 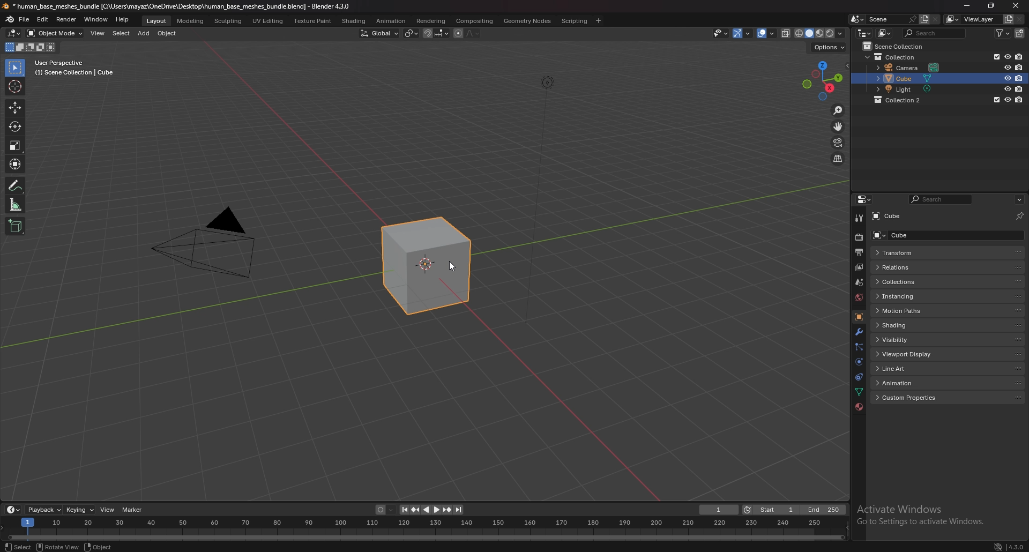 What do you see at coordinates (995, 100) in the screenshot?
I see `exclude from view layer` at bounding box center [995, 100].